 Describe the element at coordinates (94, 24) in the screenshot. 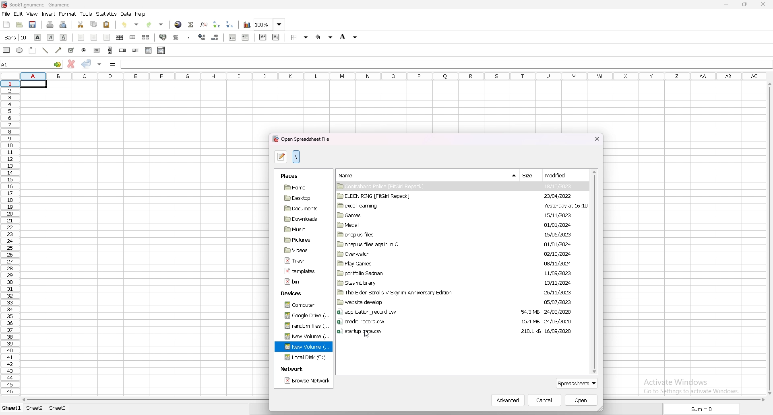

I see `copy` at that location.